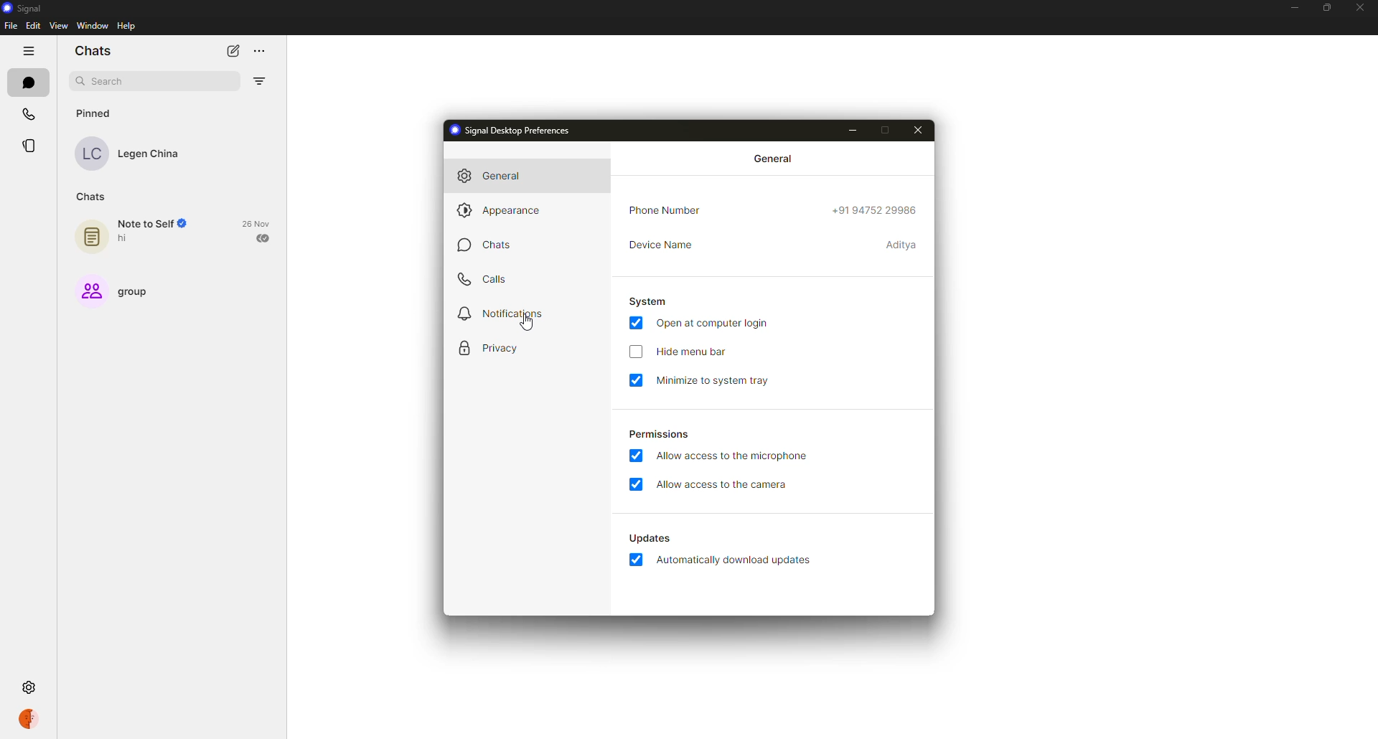 The image size is (1378, 739). Describe the element at coordinates (650, 302) in the screenshot. I see `system` at that location.